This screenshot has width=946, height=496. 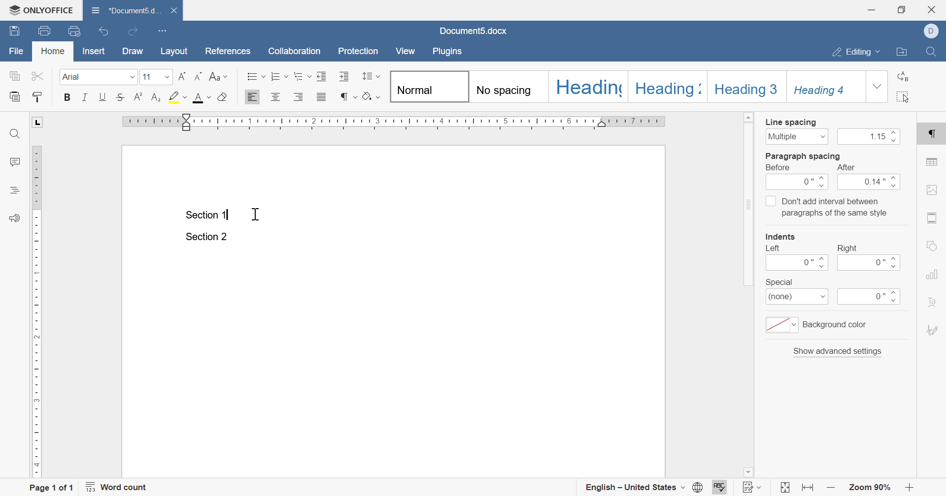 I want to click on ruler, so click(x=37, y=312).